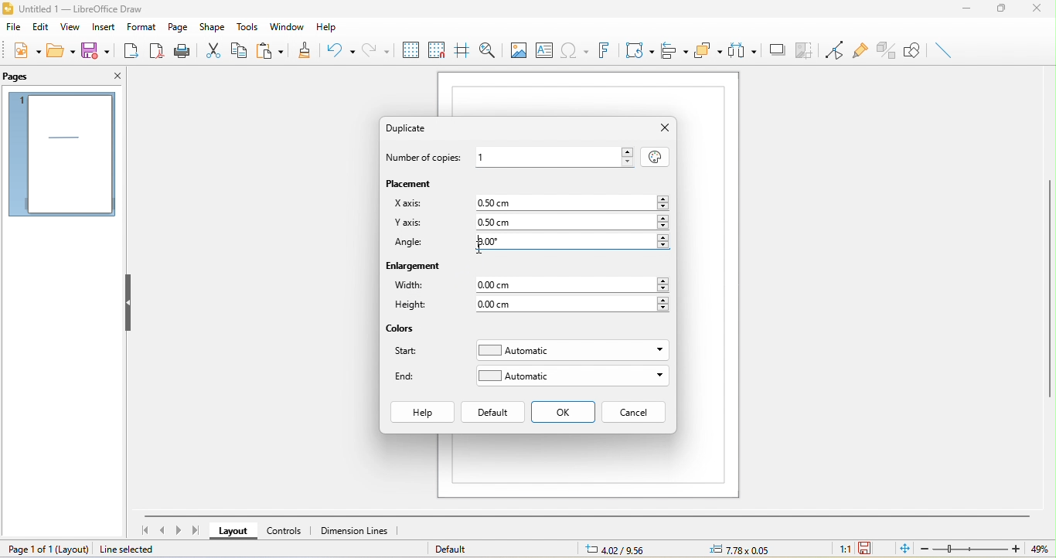  I want to click on default, so click(456, 549).